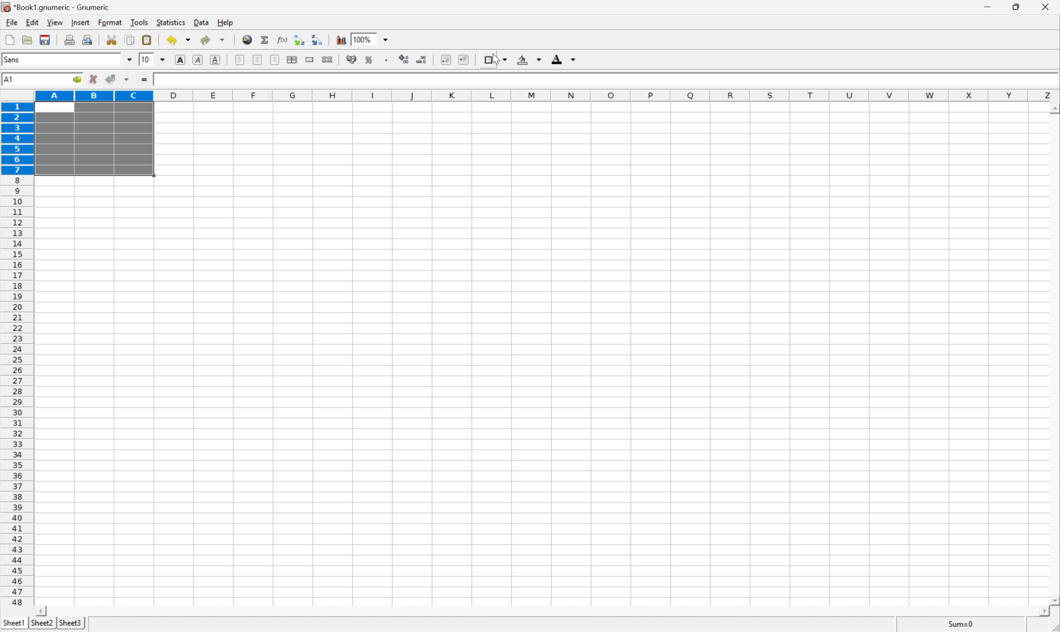  What do you see at coordinates (1019, 9) in the screenshot?
I see `restore down` at bounding box center [1019, 9].